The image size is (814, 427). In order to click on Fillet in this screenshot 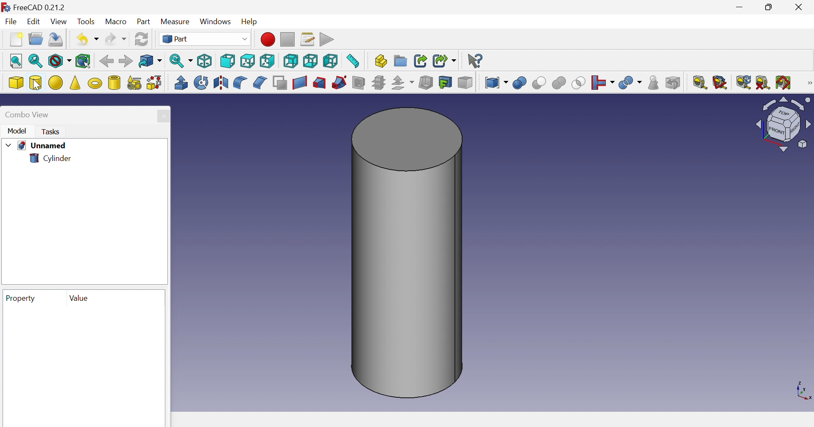, I will do `click(240, 83)`.